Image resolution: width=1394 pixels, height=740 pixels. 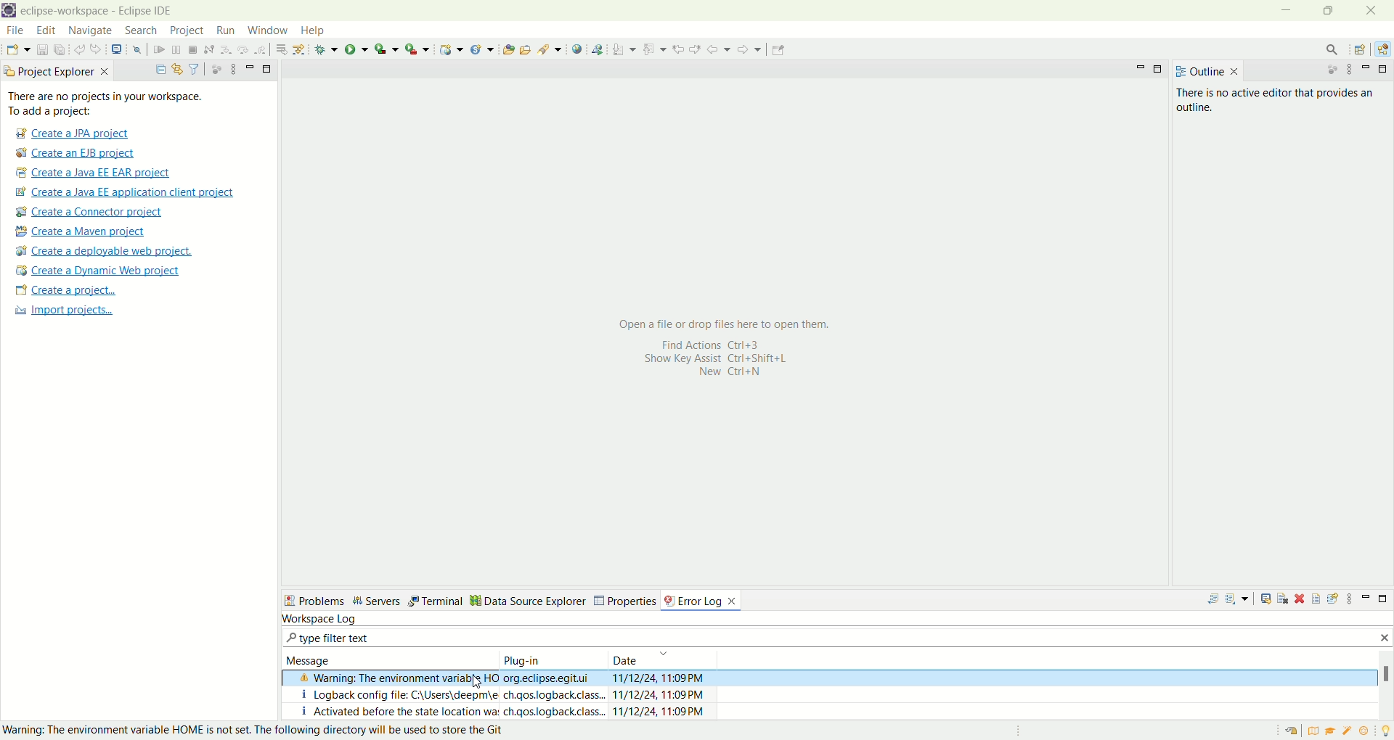 I want to click on project explorer, so click(x=56, y=72).